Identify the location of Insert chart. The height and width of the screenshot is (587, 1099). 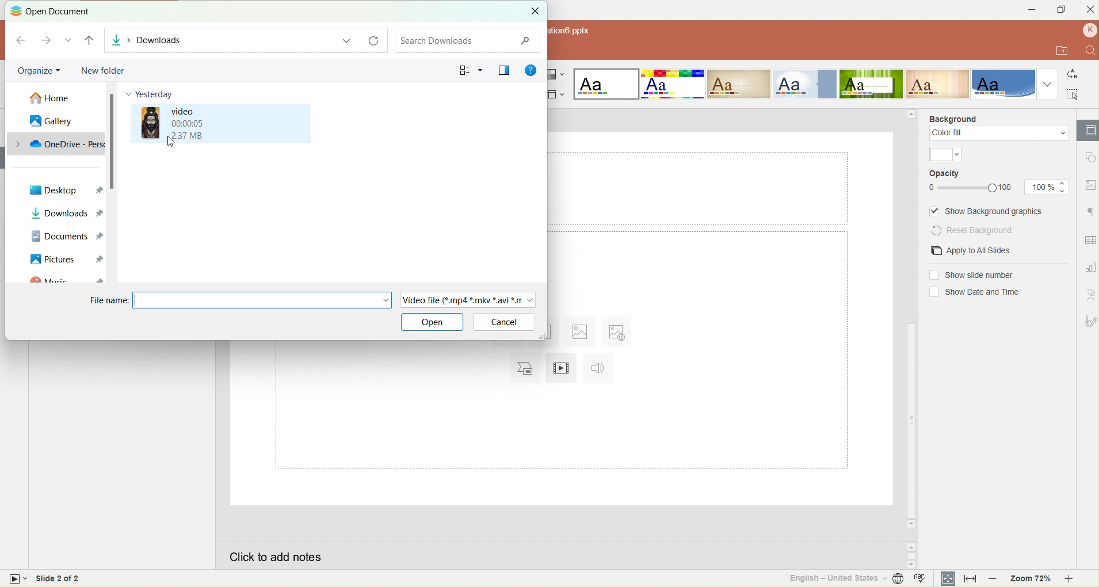
(521, 370).